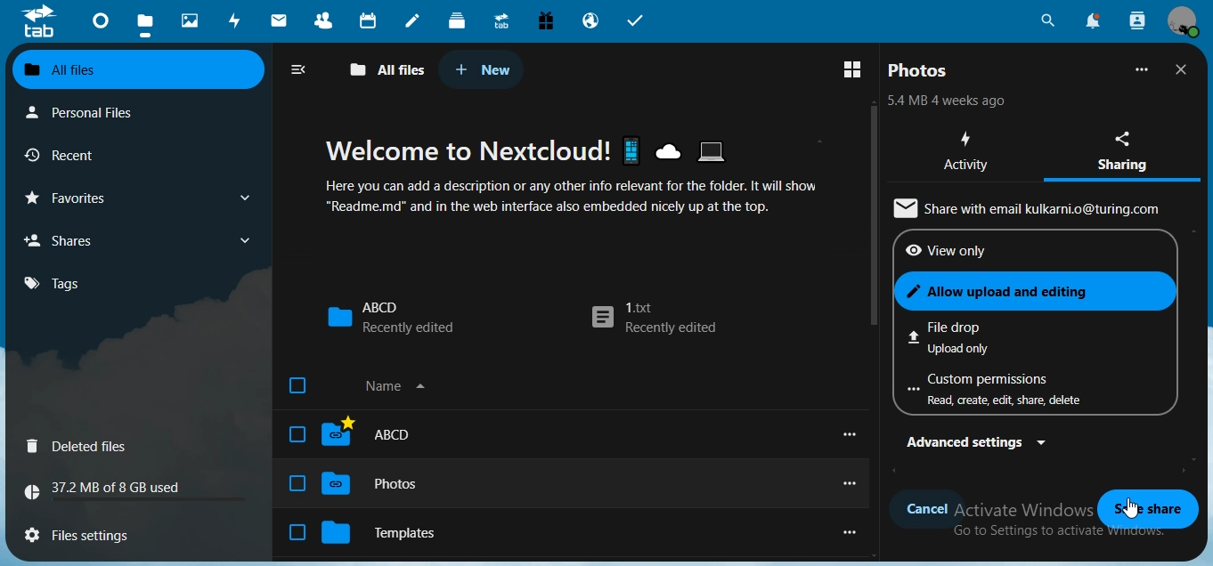 This screenshot has width=1213, height=566. What do you see at coordinates (94, 111) in the screenshot?
I see `personal files` at bounding box center [94, 111].